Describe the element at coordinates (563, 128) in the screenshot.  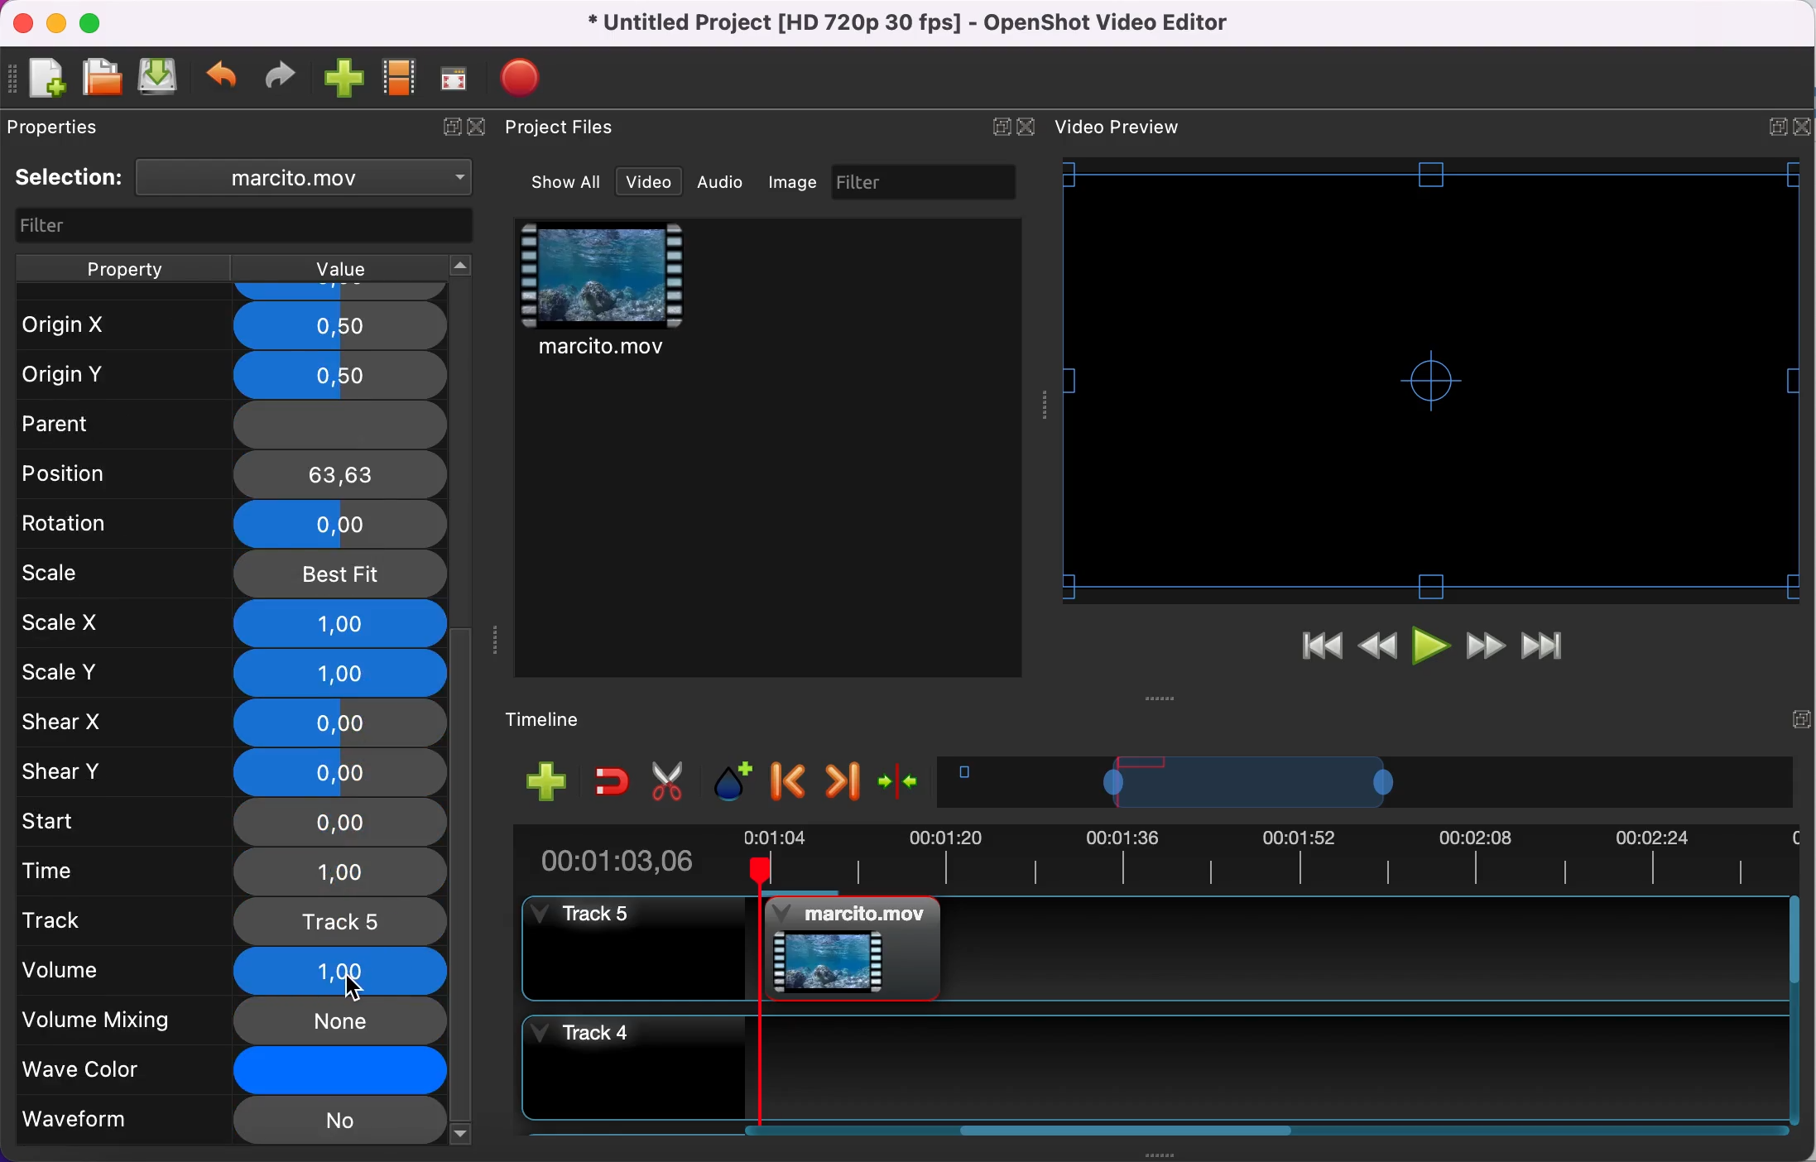
I see `project files` at that location.